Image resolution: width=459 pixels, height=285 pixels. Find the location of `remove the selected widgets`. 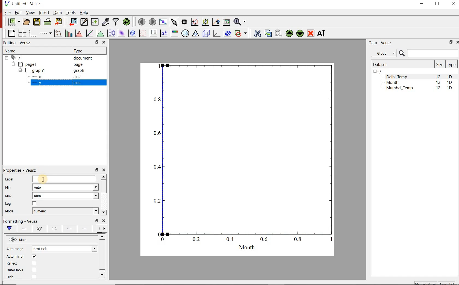

remove the selected widgets is located at coordinates (311, 33).